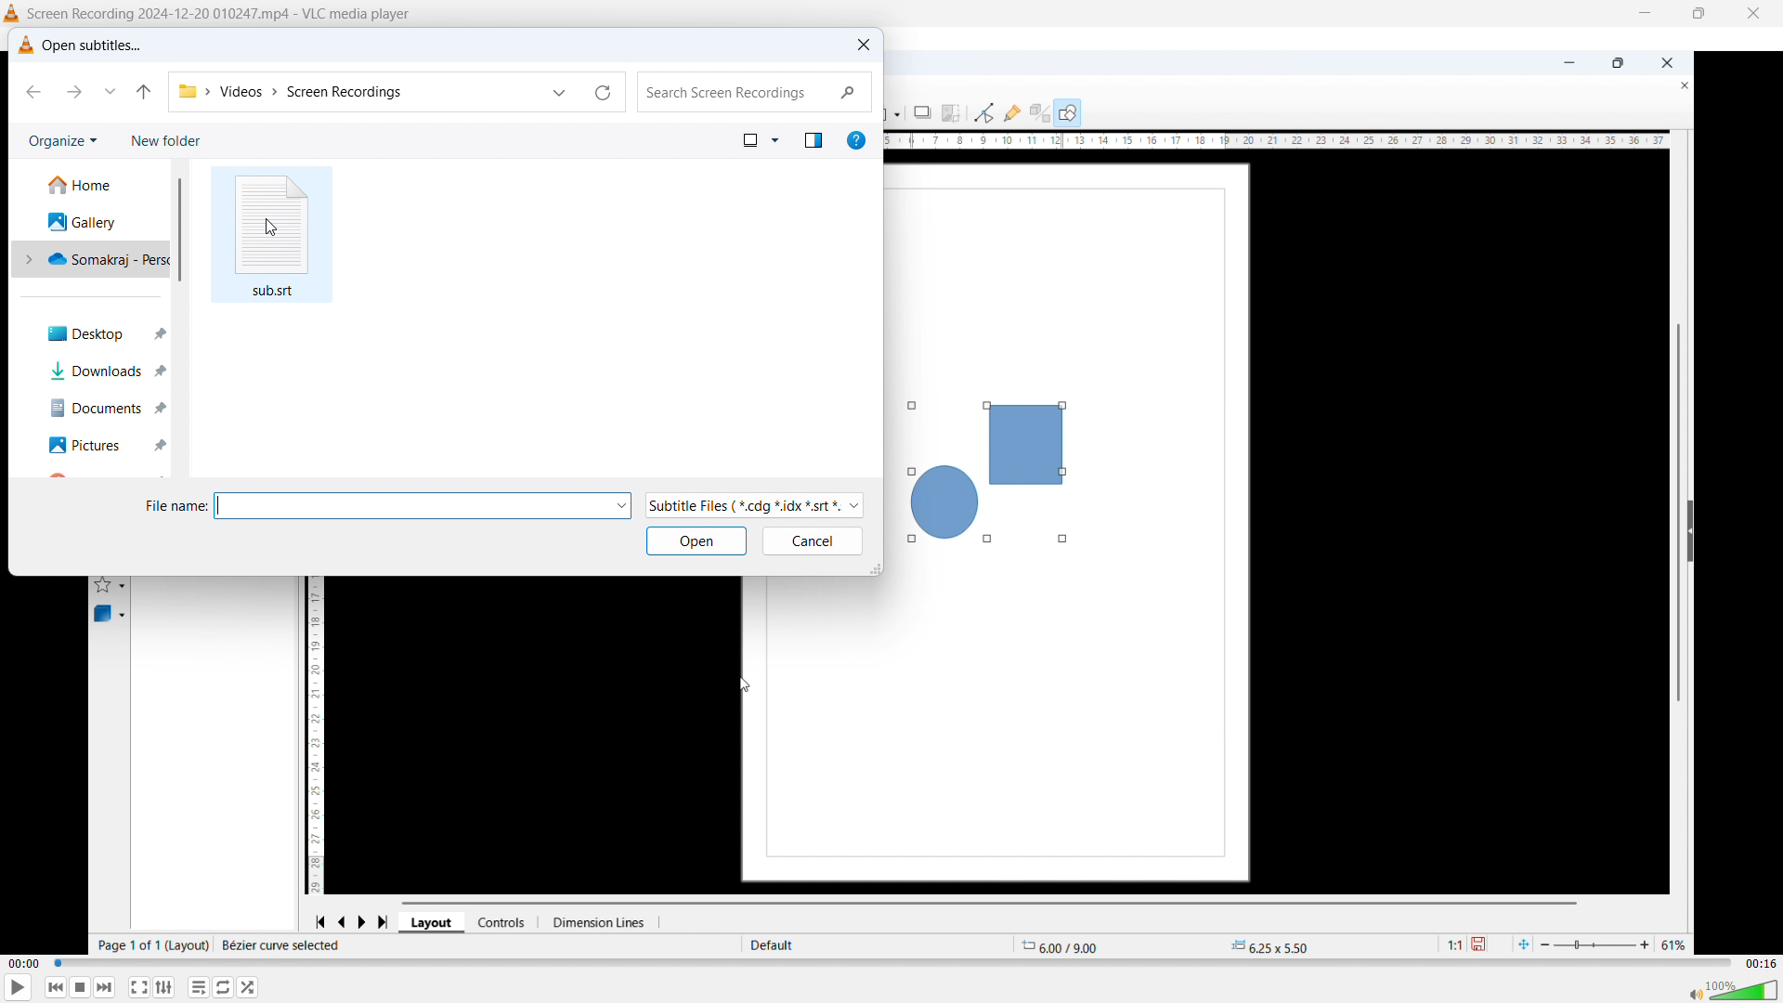 The height and width of the screenshot is (1003, 1783). Describe the element at coordinates (225, 987) in the screenshot. I see `Toggle between loop all, loop one and no loop ` at that location.